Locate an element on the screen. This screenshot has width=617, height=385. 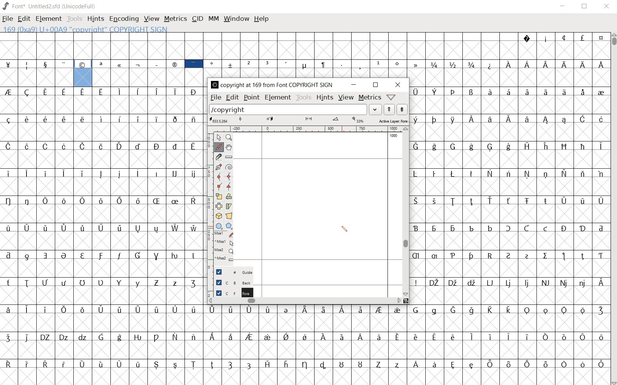
restore is located at coordinates (585, 6).